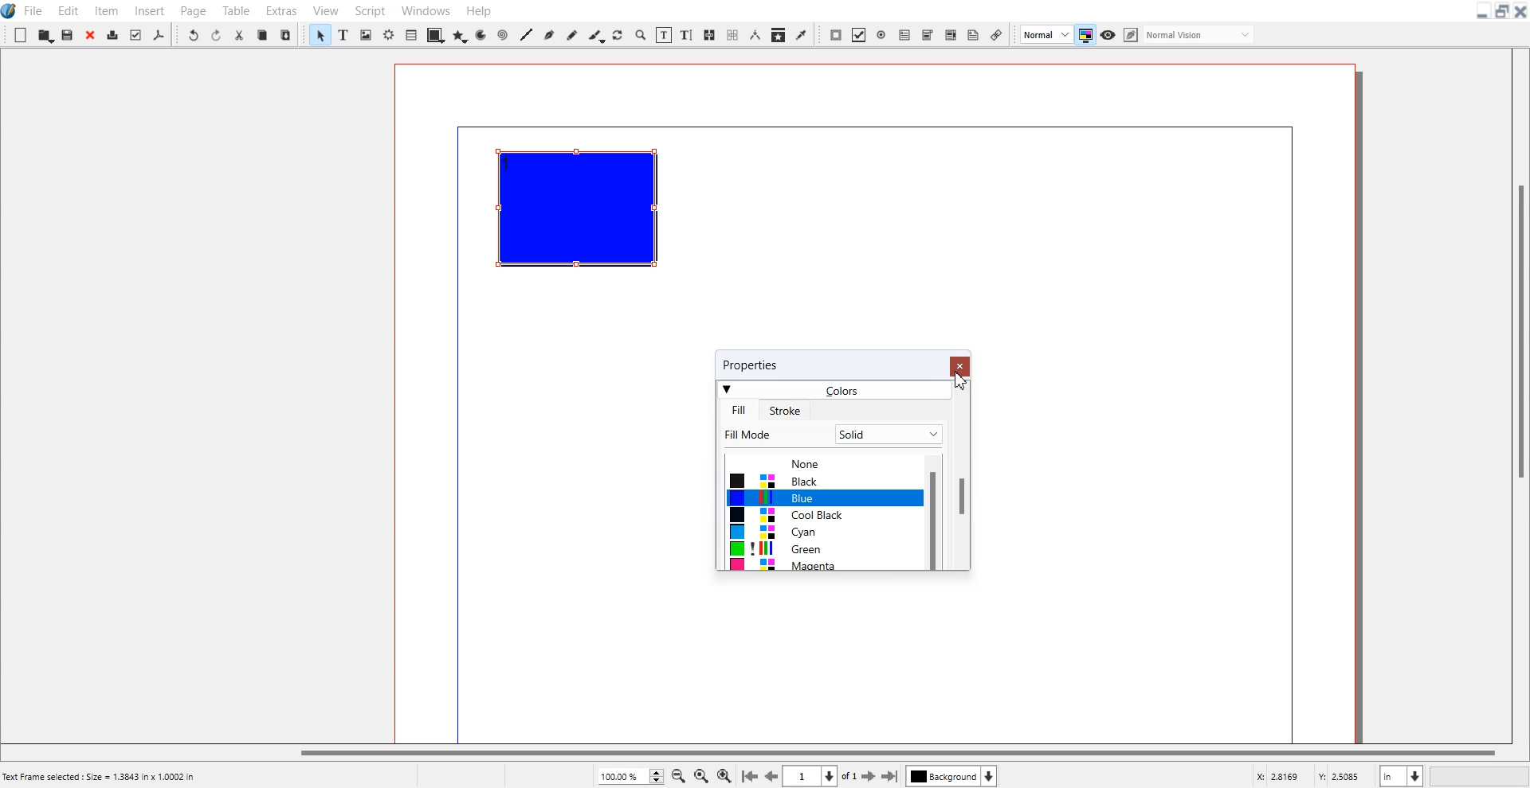  Describe the element at coordinates (320, 34) in the screenshot. I see `Select Item` at that location.